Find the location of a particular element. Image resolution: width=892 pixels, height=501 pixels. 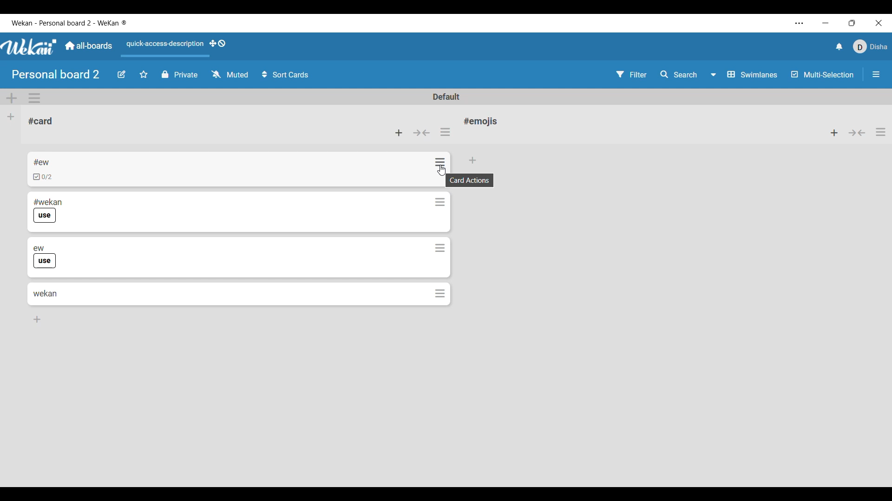

Star board is located at coordinates (144, 74).